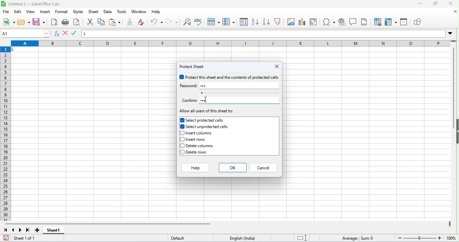 The height and width of the screenshot is (242, 459). What do you see at coordinates (91, 22) in the screenshot?
I see `cut` at bounding box center [91, 22].